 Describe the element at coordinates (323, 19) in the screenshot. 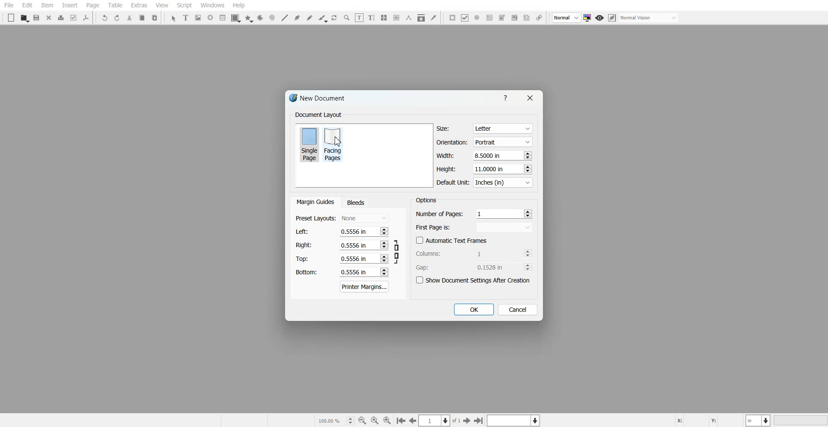

I see `Calligraphic line` at that location.